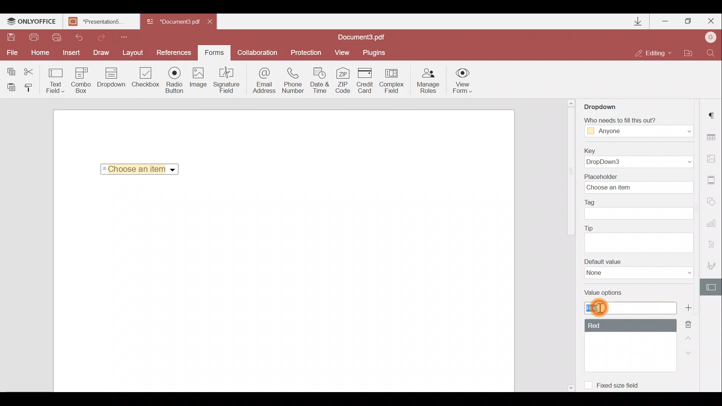  I want to click on Tip, so click(639, 238).